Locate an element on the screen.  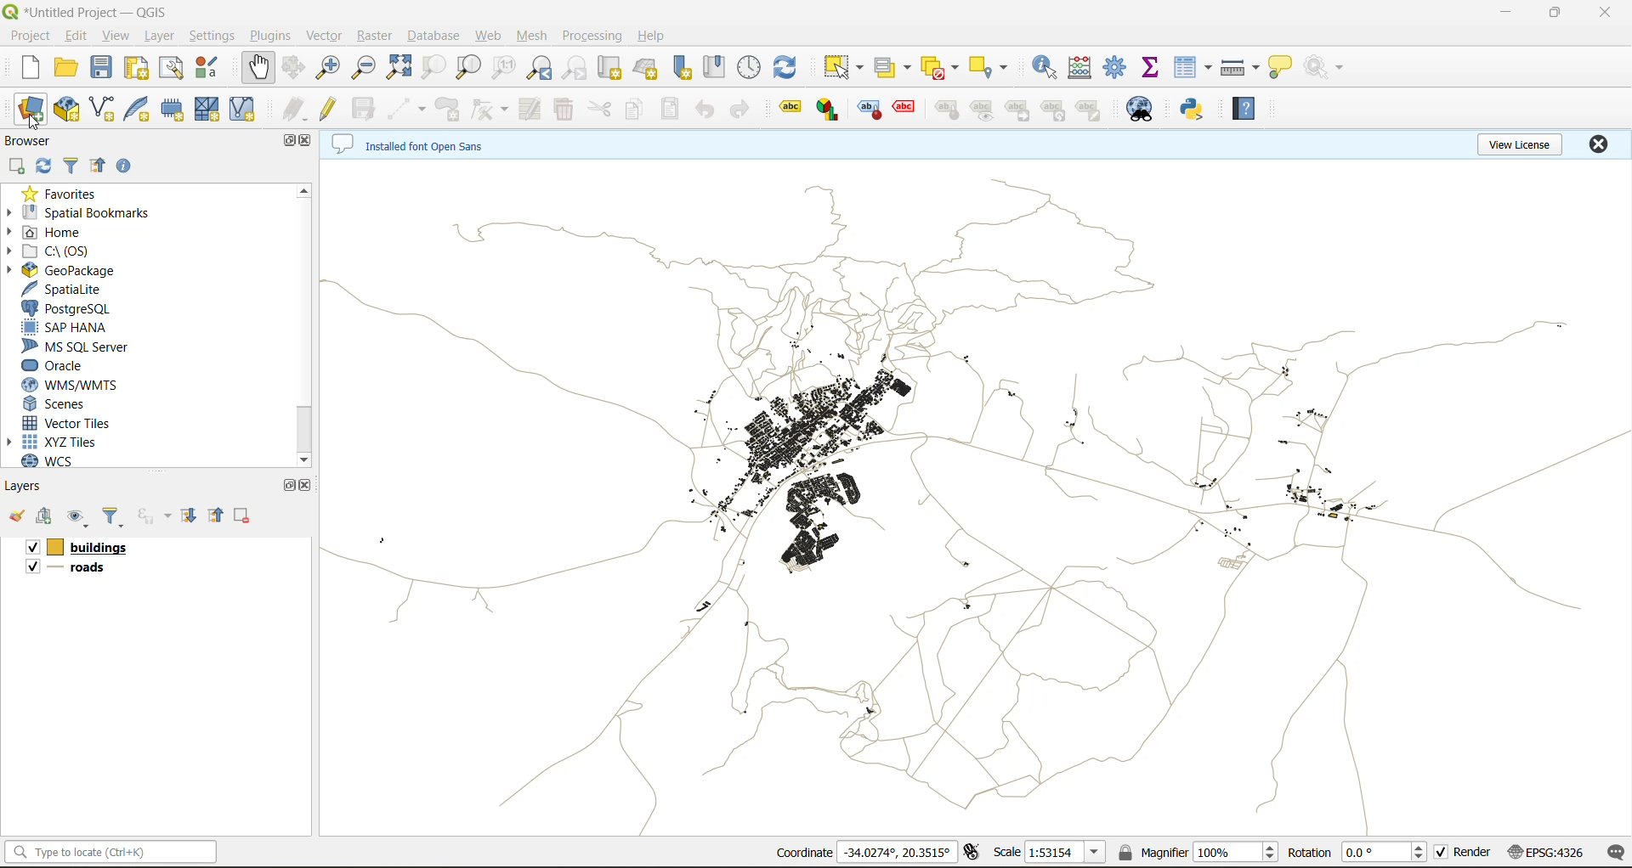
database is located at coordinates (439, 38).